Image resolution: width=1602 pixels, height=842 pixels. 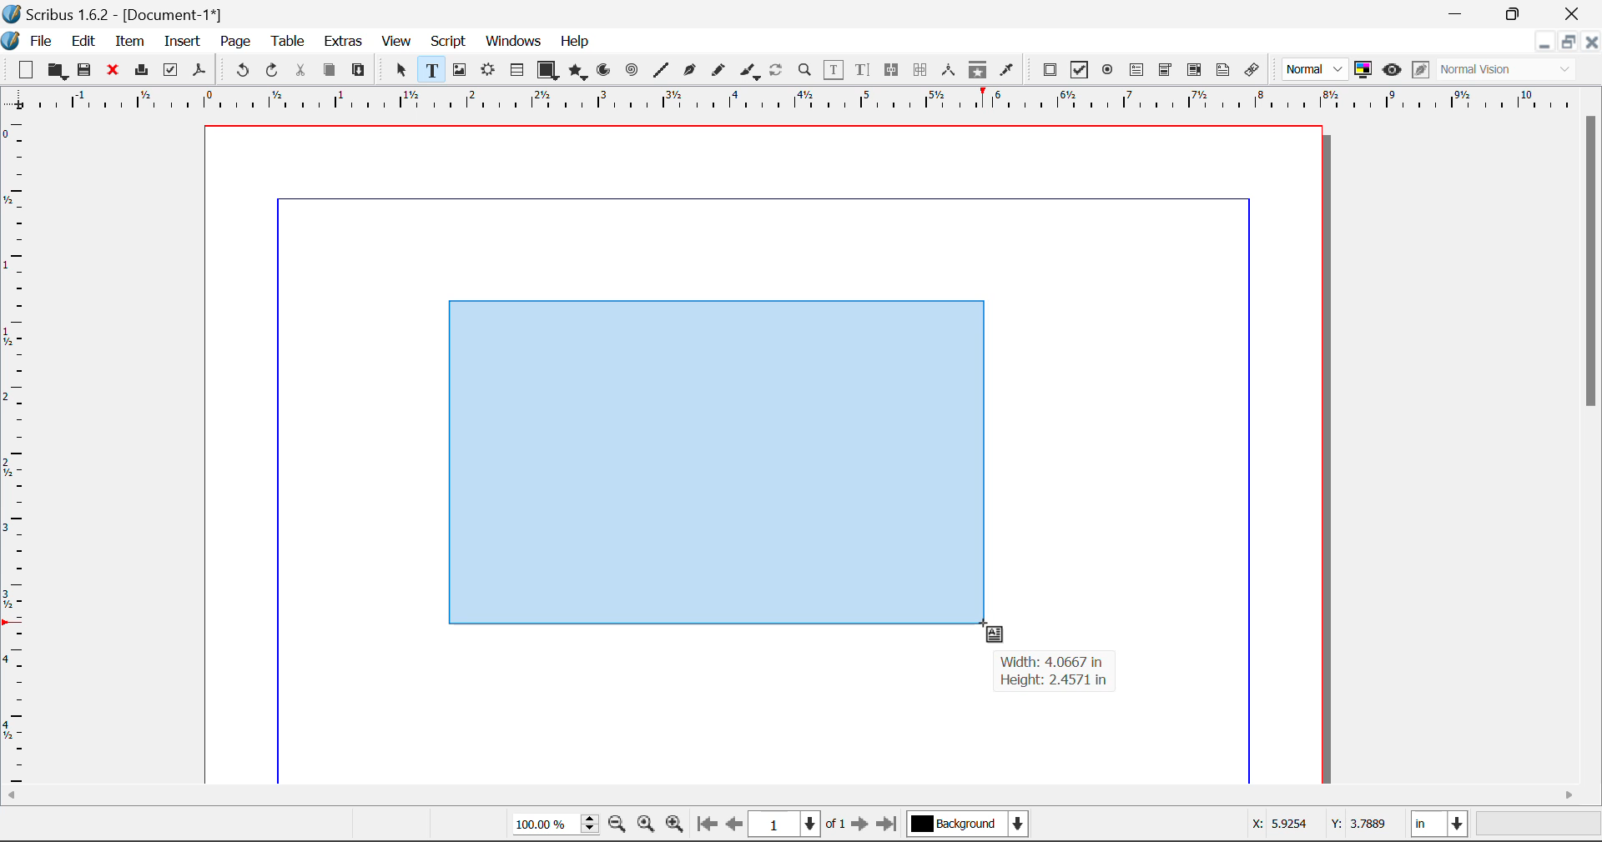 What do you see at coordinates (1516, 13) in the screenshot?
I see `Minimize` at bounding box center [1516, 13].